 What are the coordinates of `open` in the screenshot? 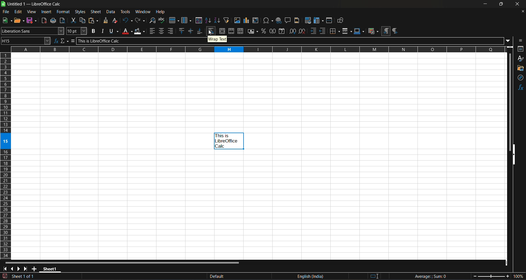 It's located at (19, 20).